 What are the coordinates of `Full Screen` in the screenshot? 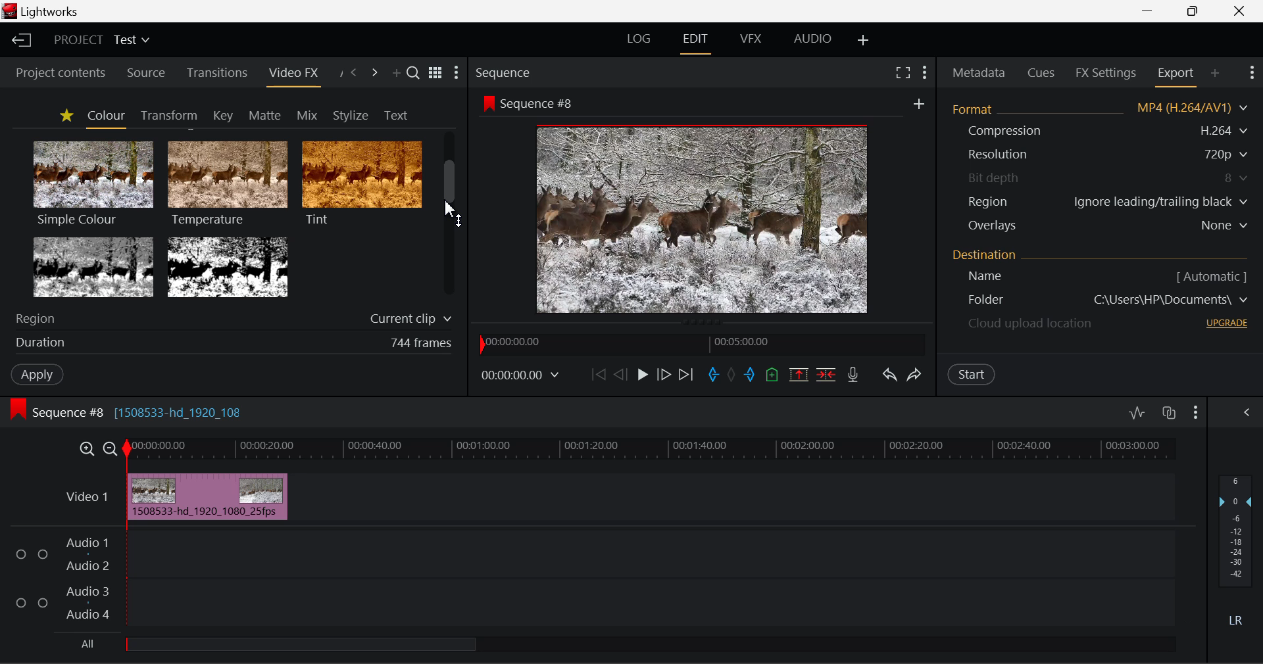 It's located at (901, 75).